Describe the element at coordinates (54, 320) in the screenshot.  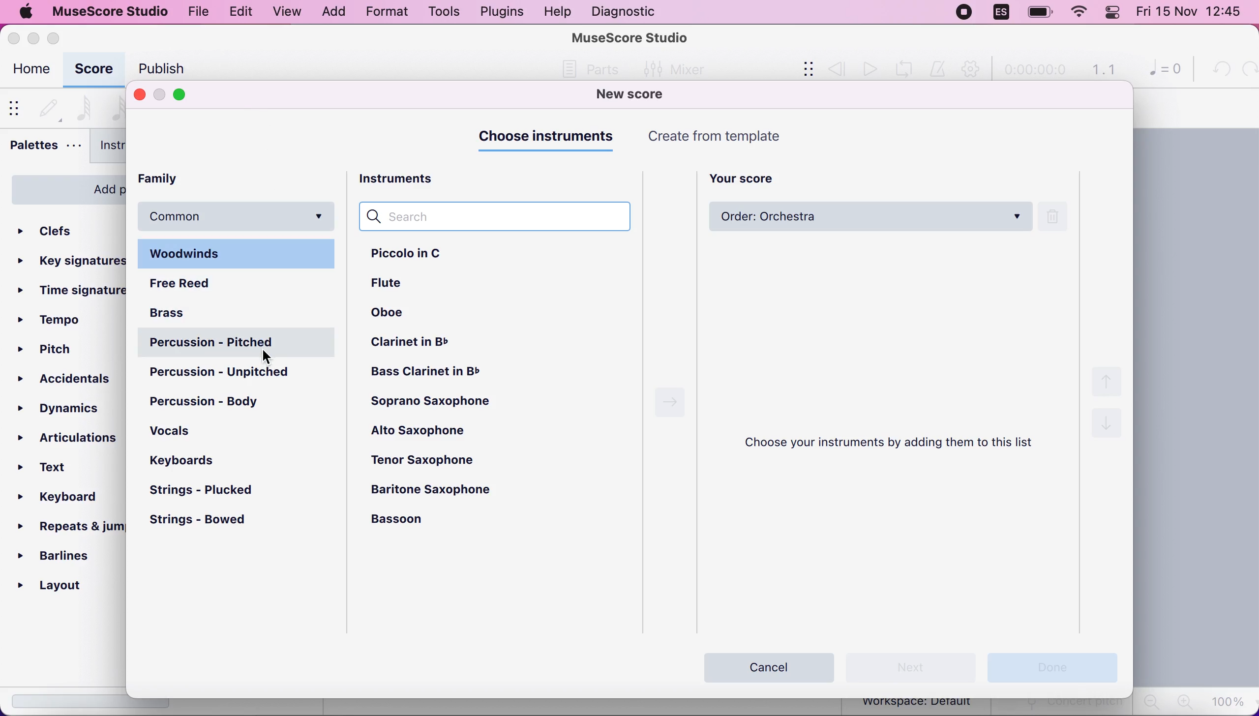
I see `tempo` at that location.